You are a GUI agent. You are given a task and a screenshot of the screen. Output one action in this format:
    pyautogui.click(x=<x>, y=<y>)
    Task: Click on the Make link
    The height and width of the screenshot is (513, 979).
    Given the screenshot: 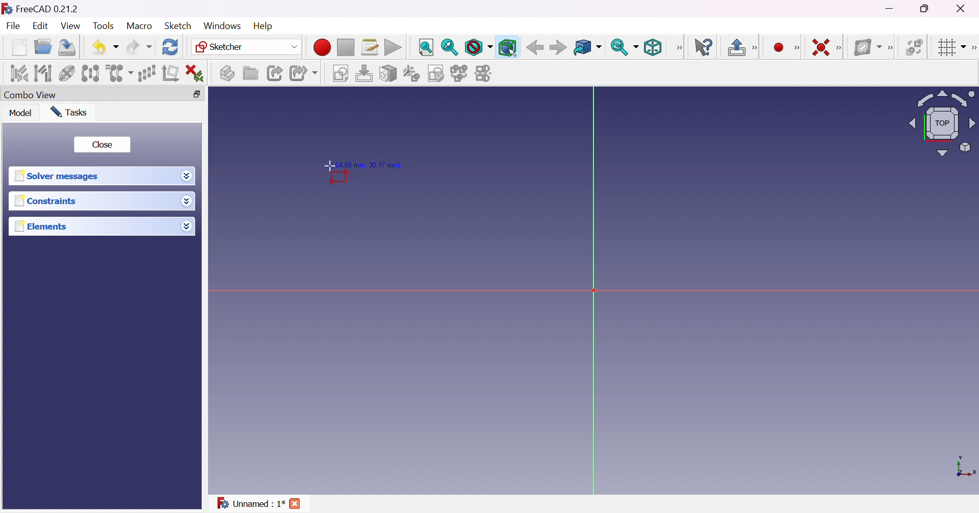 What is the action you would take?
    pyautogui.click(x=276, y=74)
    